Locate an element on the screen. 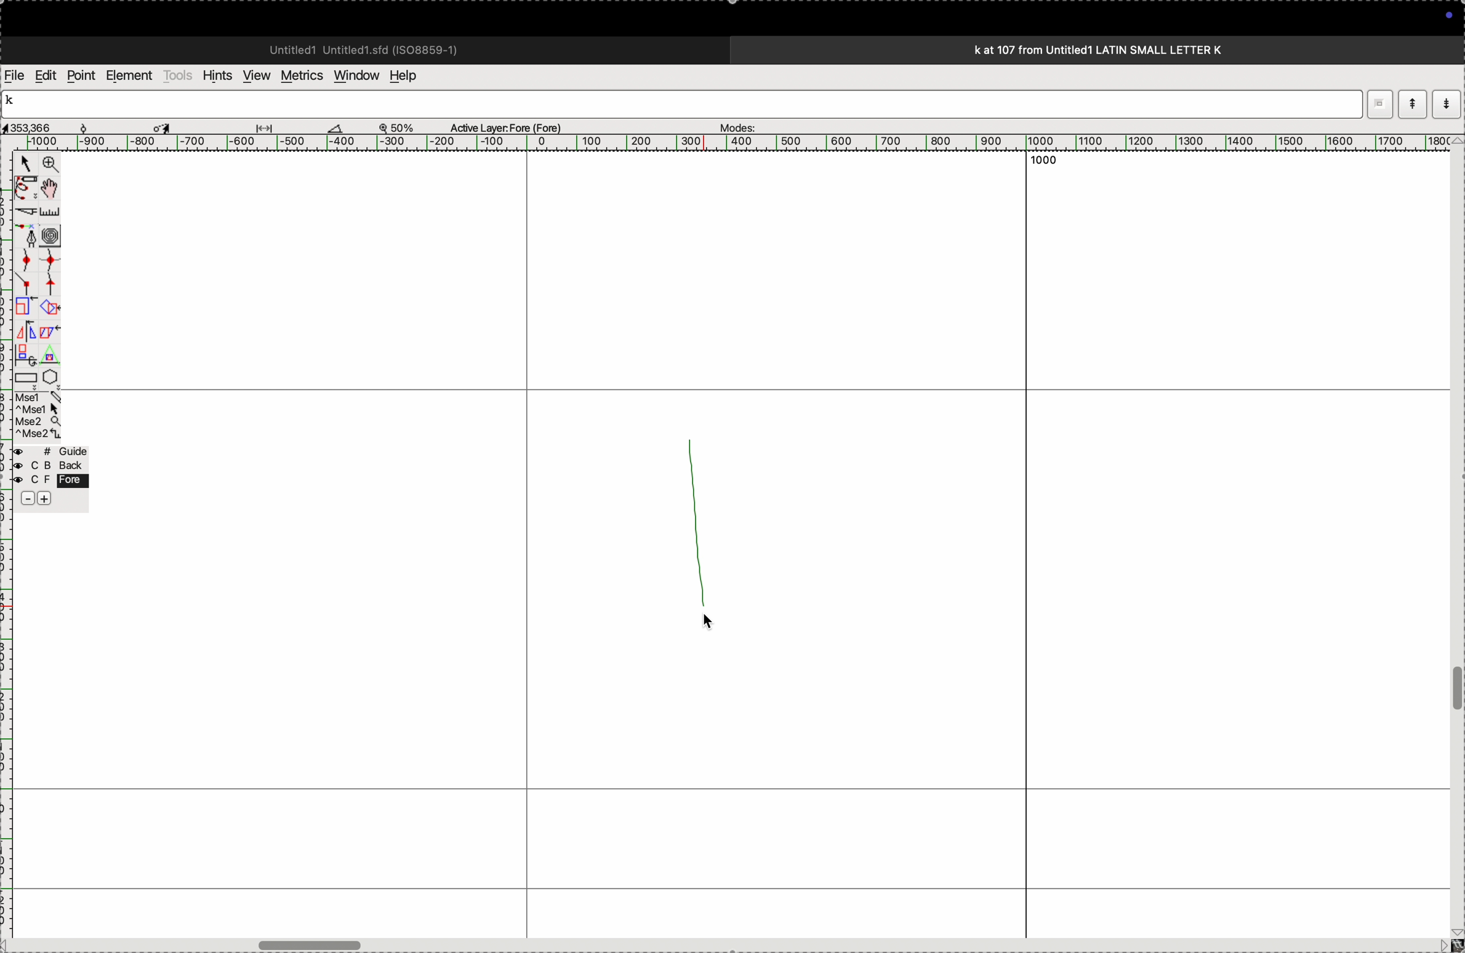 This screenshot has height=953, width=1465. mse is located at coordinates (39, 416).